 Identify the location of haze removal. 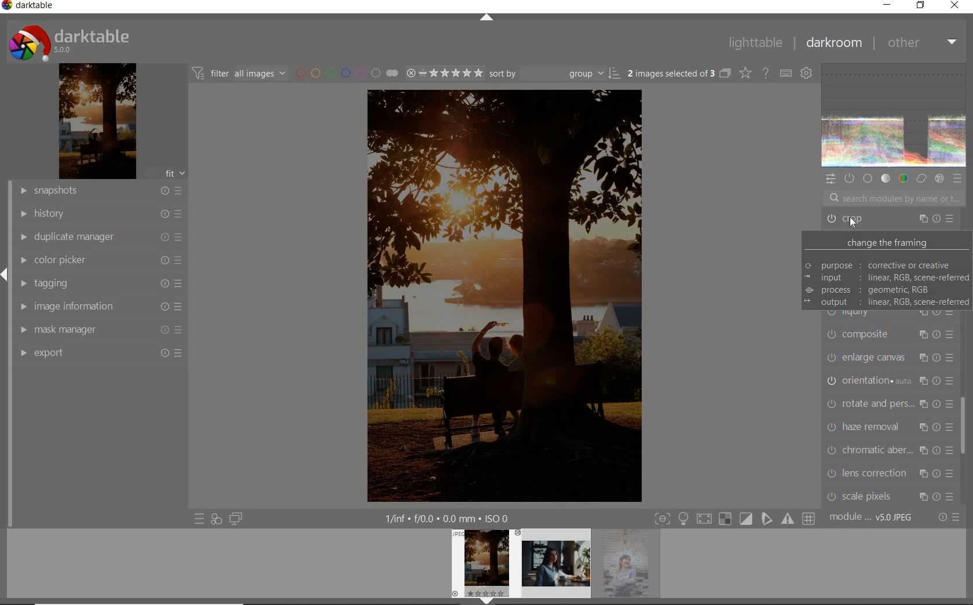
(890, 426).